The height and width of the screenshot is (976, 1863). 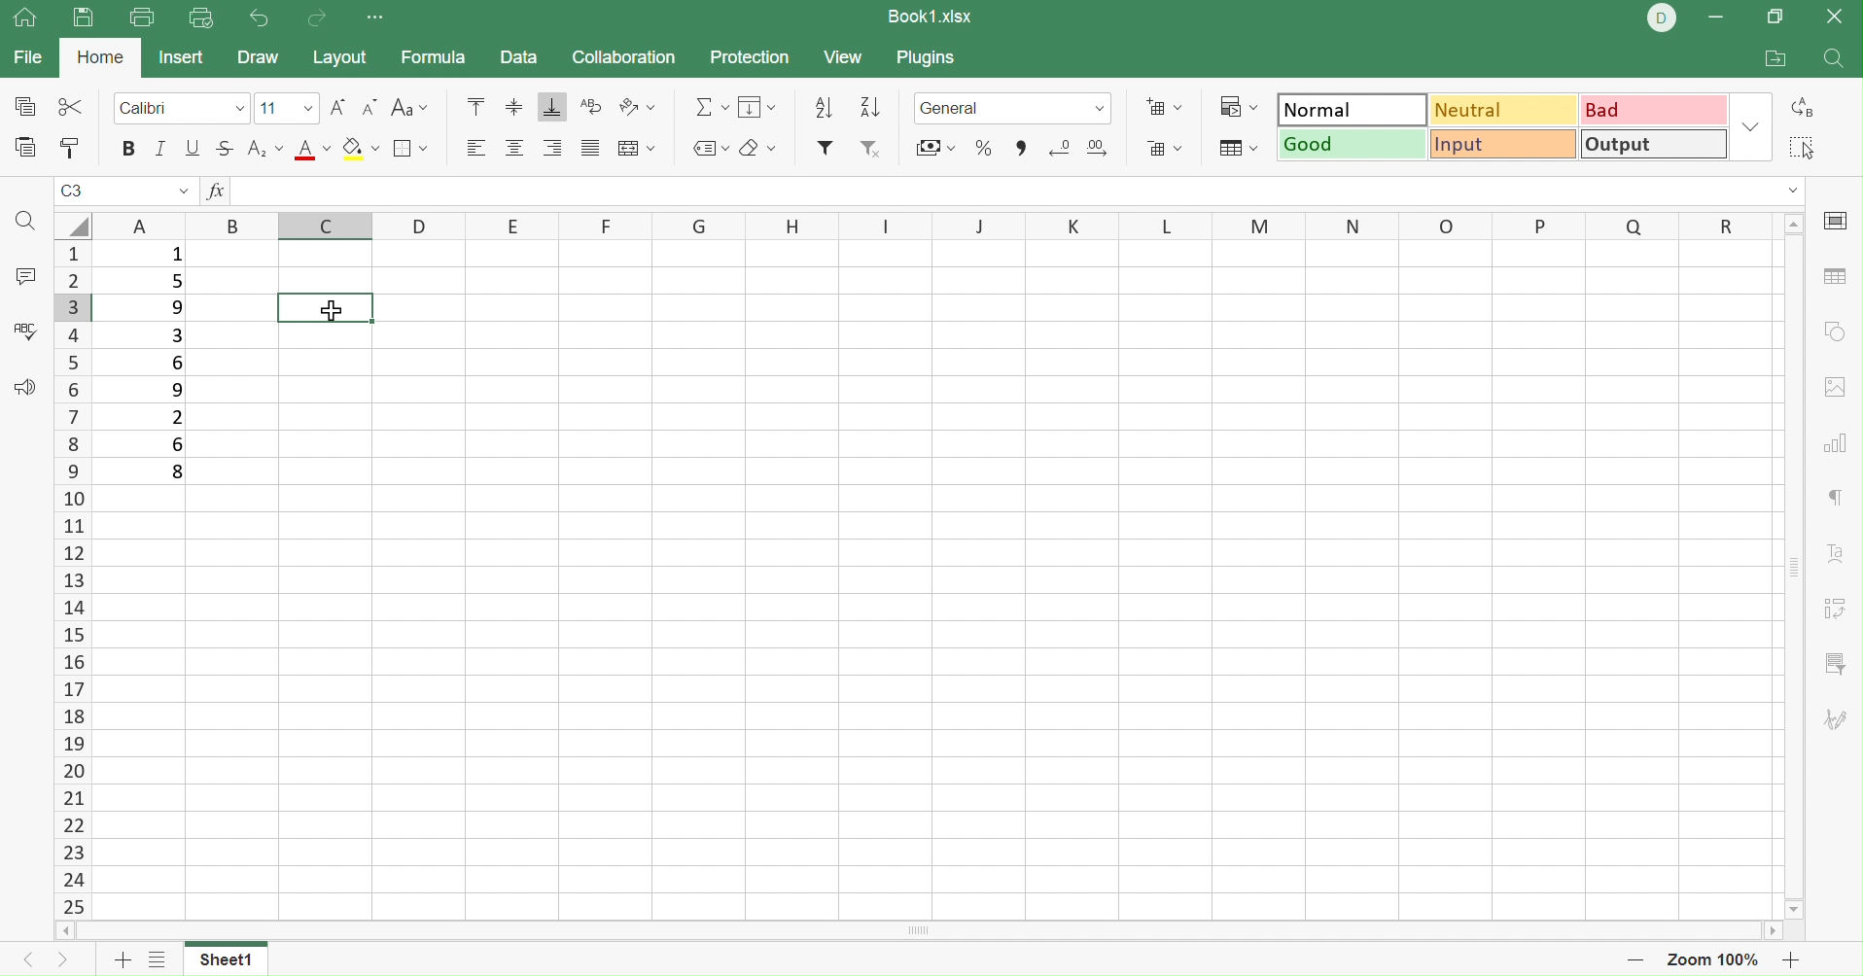 I want to click on Align bottom, so click(x=553, y=105).